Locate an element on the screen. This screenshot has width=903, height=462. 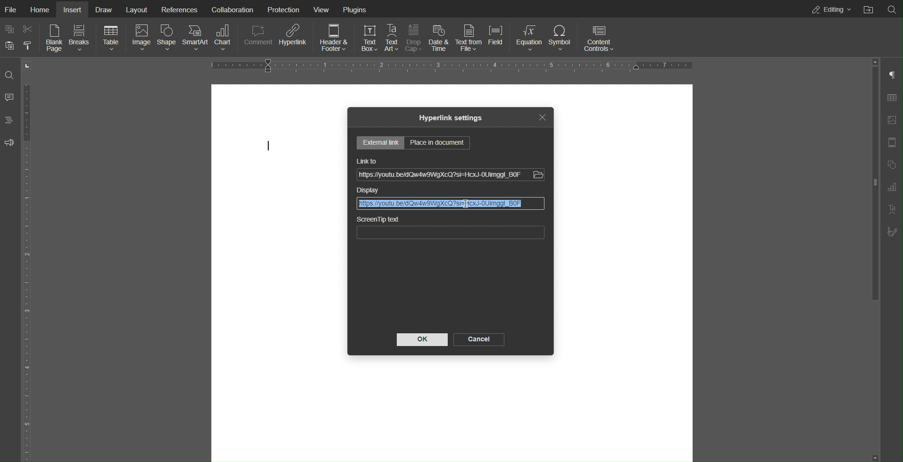
Horizontal Ruler is located at coordinates (440, 65).